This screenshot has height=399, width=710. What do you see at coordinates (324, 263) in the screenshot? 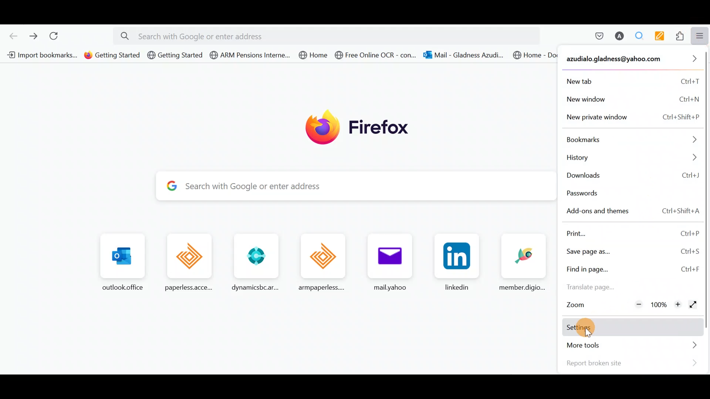
I see `Frequently browsed pages` at bounding box center [324, 263].